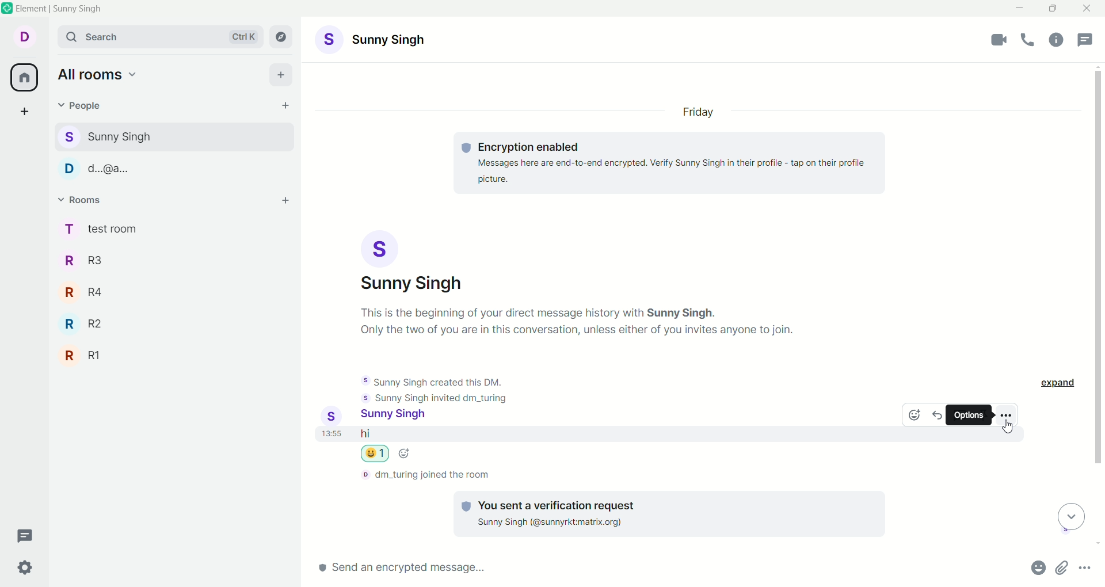 Image resolution: width=1105 pixels, height=587 pixels. I want to click on create a space, so click(26, 114).